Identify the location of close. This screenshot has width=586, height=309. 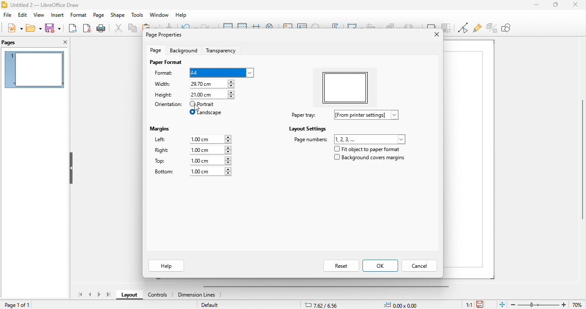
(573, 6).